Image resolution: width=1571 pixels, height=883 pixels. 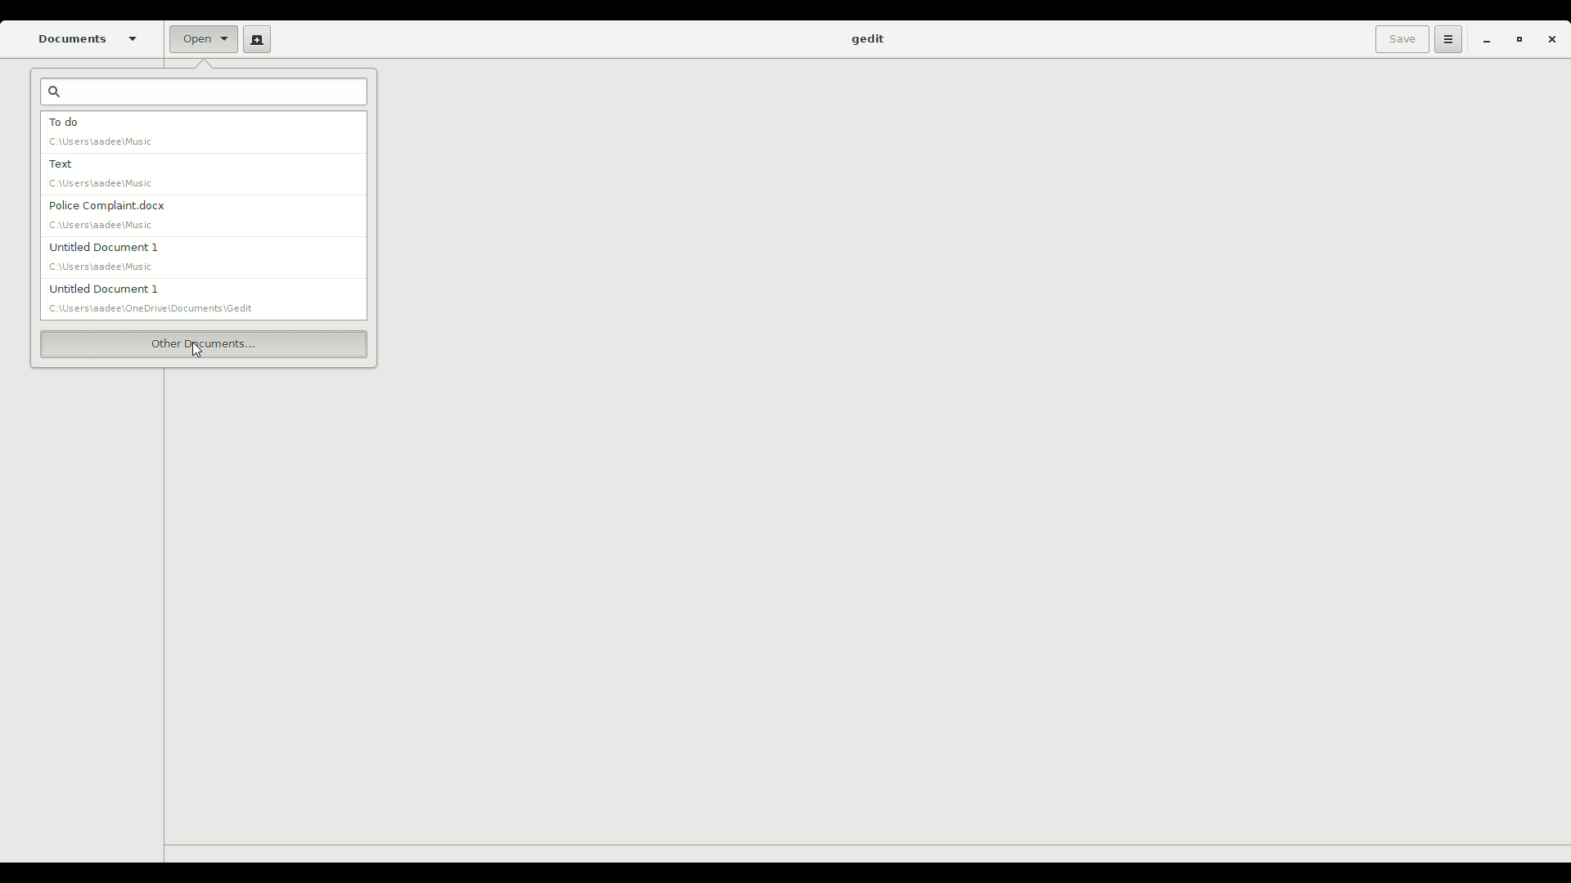 I want to click on Search bar, so click(x=205, y=94).